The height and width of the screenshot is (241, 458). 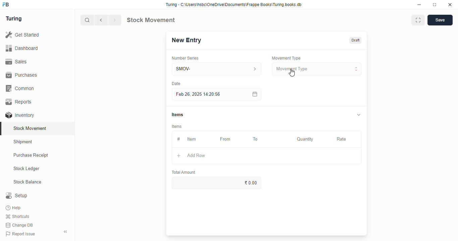 I want to click on toggle sidebar, so click(x=66, y=232).